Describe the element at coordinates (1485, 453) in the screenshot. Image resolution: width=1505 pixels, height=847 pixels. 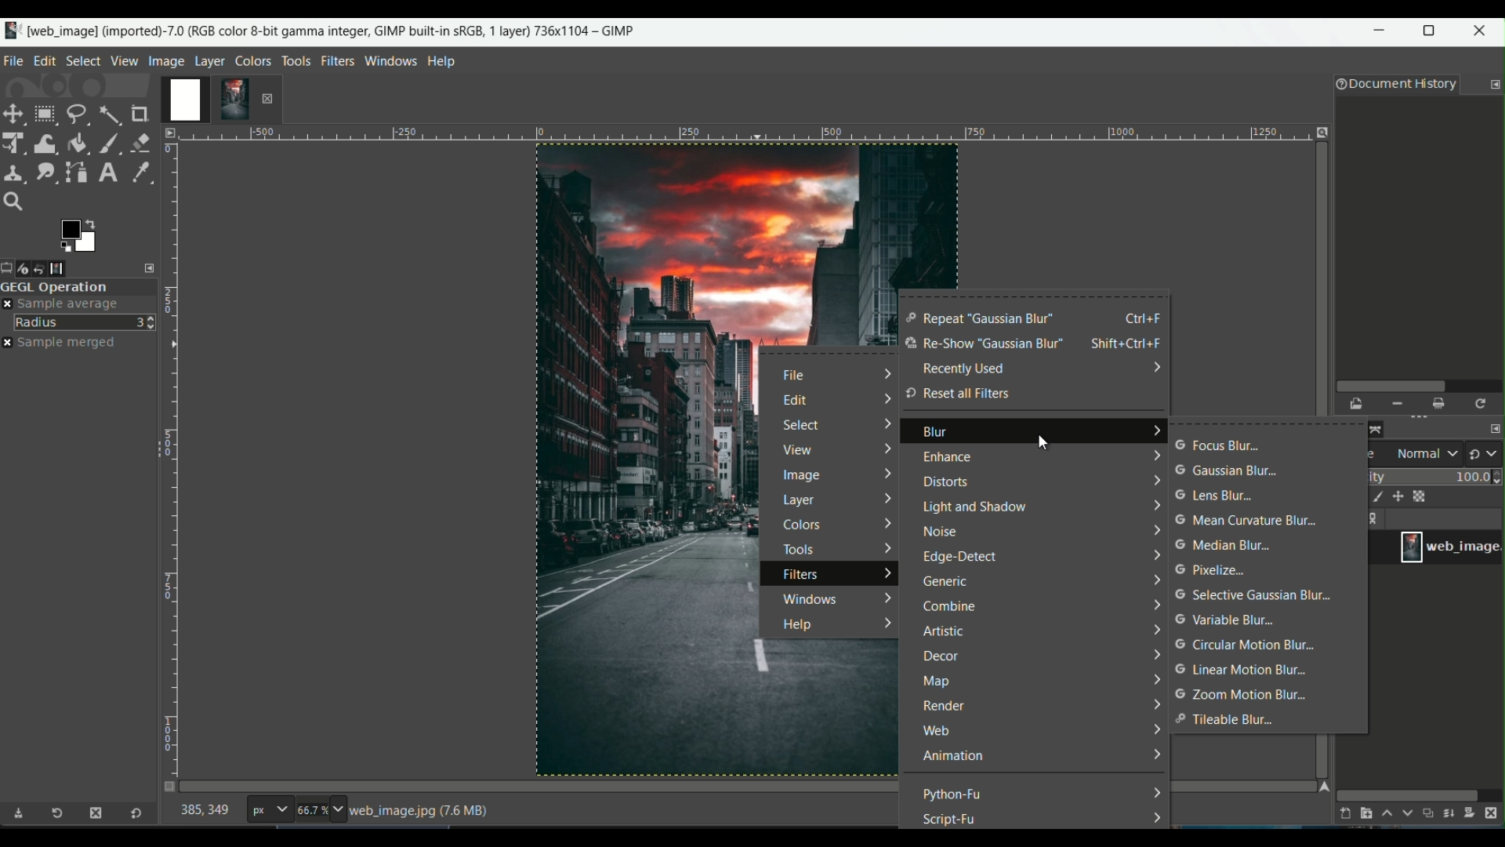
I see `change mode` at that location.